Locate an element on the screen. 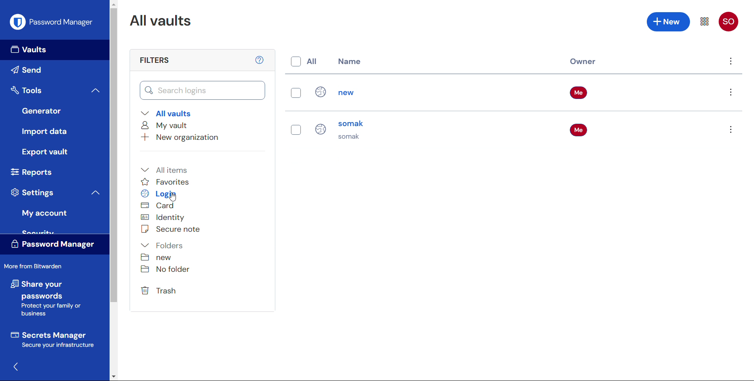 The image size is (754, 381). help  is located at coordinates (260, 60).